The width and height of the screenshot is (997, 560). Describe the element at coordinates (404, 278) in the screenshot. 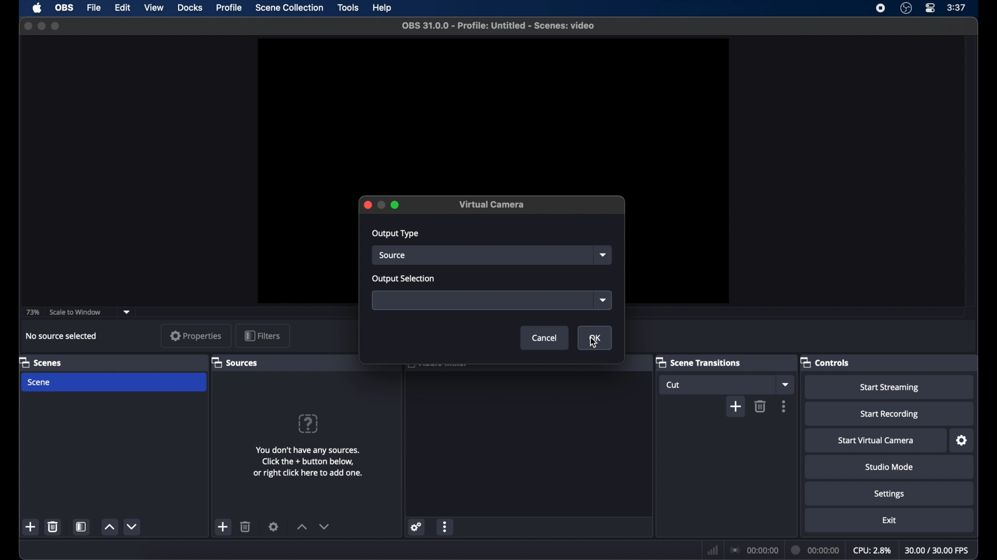

I see `output selection` at that location.